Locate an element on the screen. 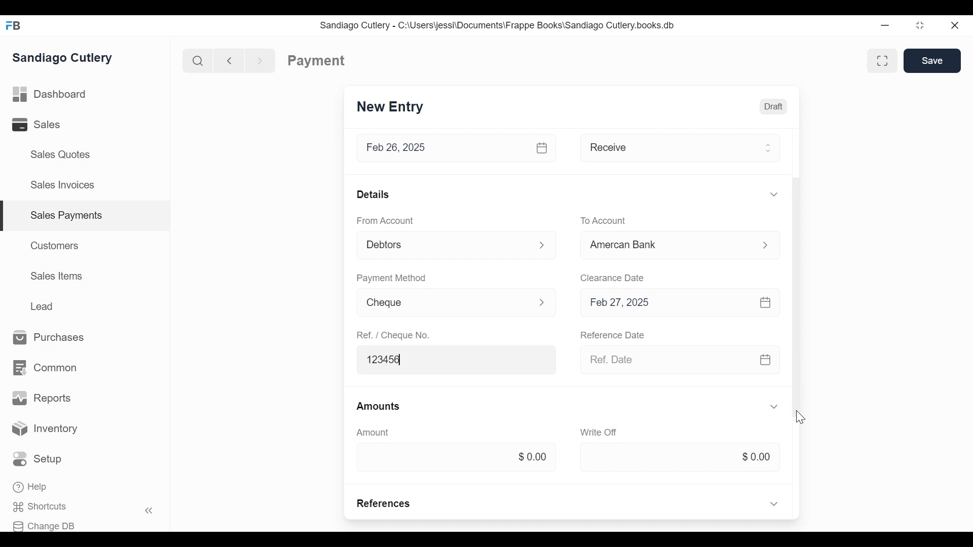  ‘Write Off is located at coordinates (600, 432).